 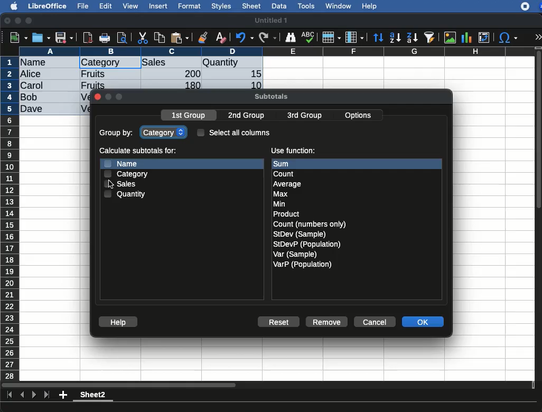 I want to click on last sheet, so click(x=46, y=395).